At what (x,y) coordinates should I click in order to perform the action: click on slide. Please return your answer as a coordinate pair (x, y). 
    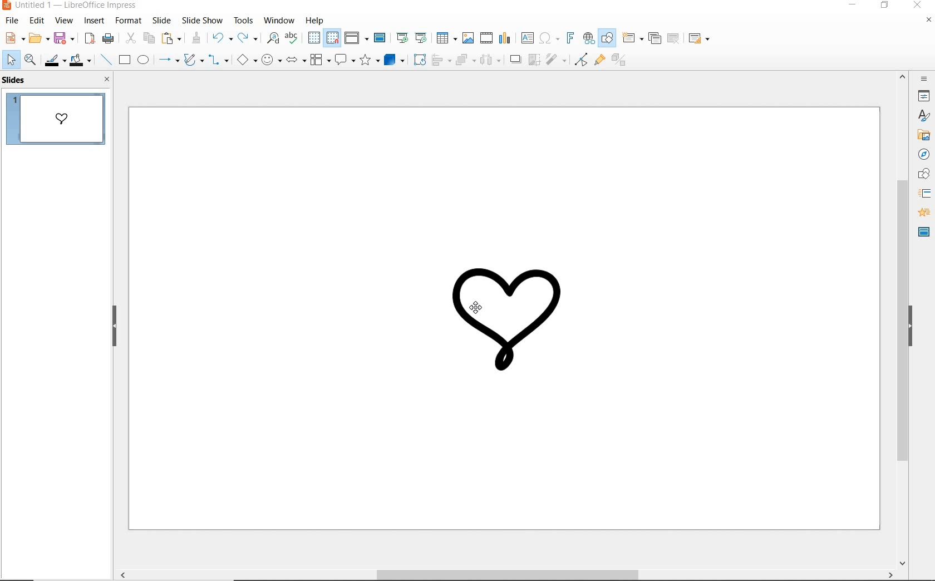
    Looking at the image, I should click on (161, 20).